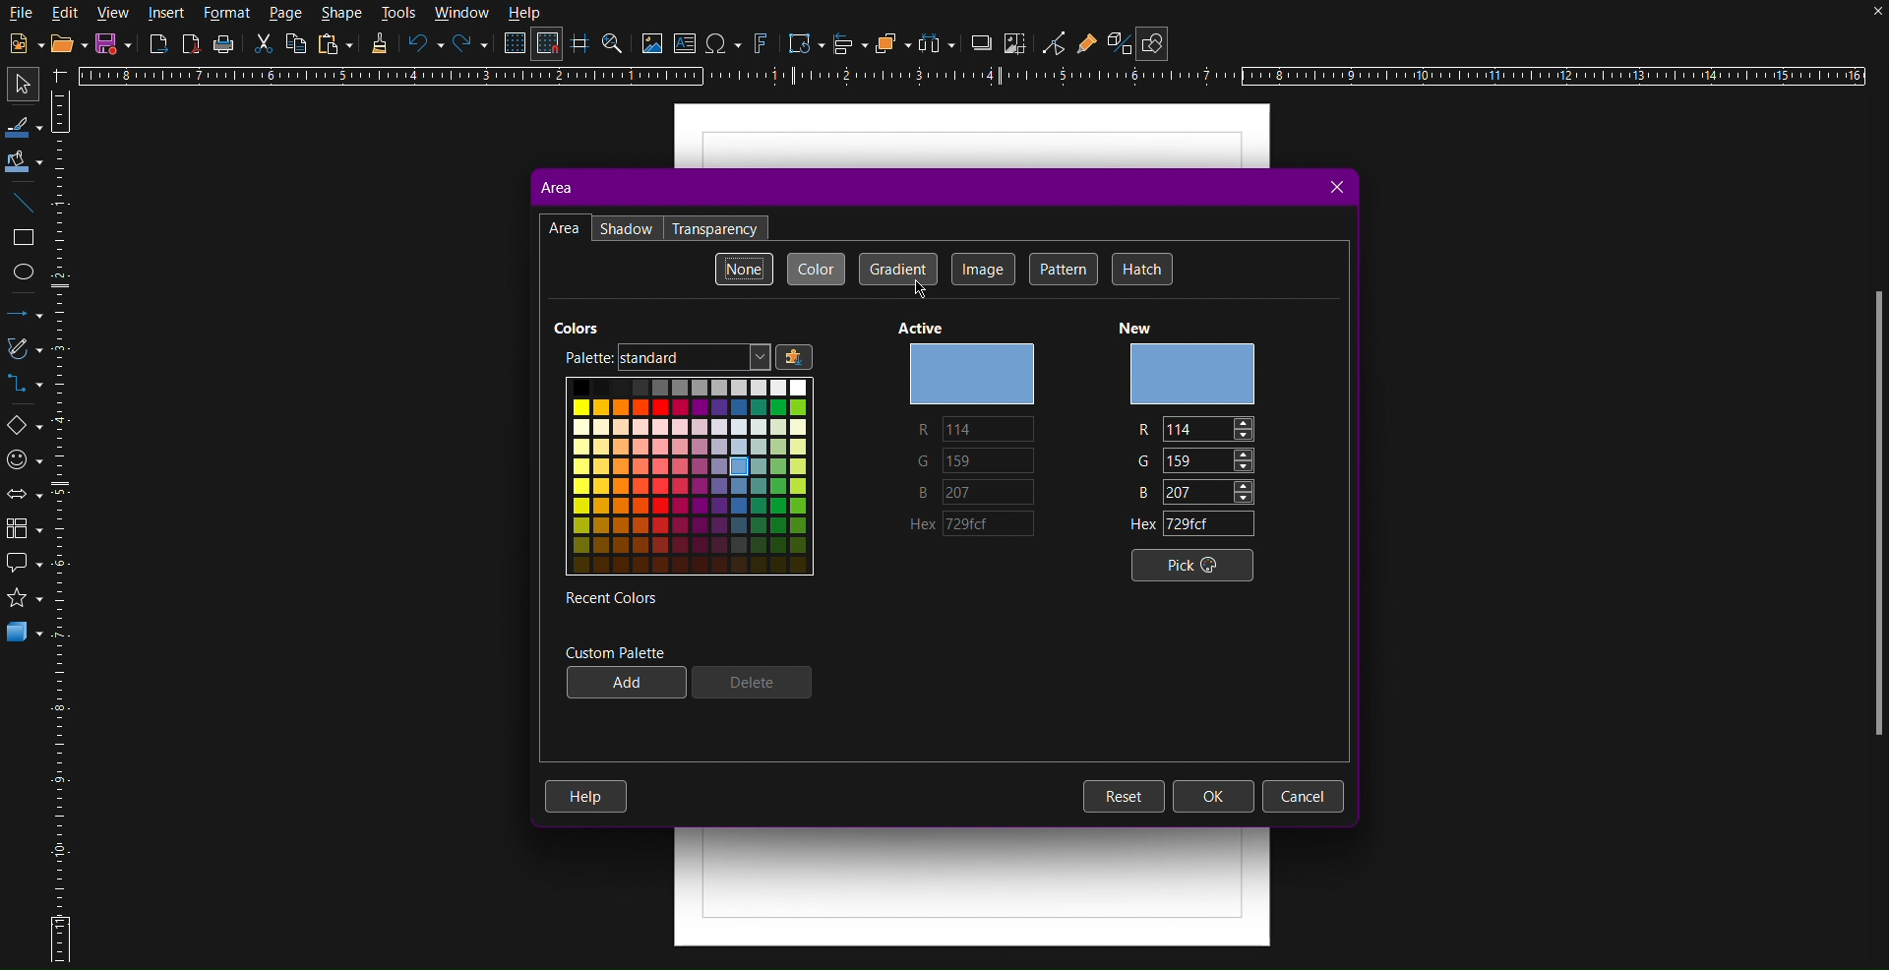  I want to click on Insert Special Character, so click(727, 43).